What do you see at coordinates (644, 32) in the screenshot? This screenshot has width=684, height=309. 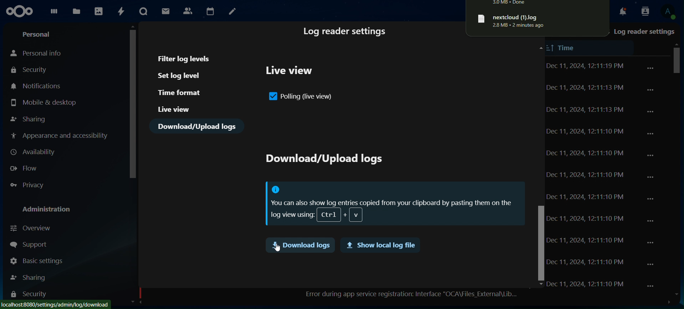 I see `log reader settings` at bounding box center [644, 32].